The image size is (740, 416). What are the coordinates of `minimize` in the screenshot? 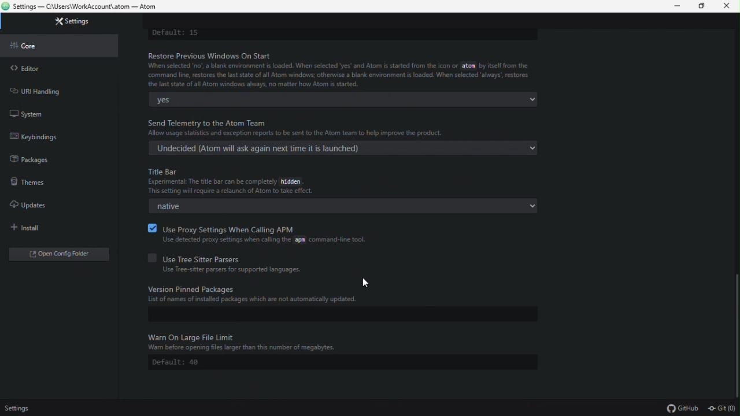 It's located at (679, 6).